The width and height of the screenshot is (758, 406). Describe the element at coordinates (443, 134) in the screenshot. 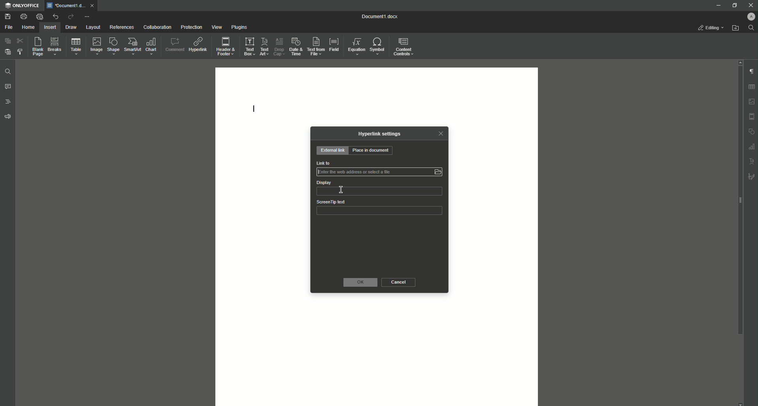

I see `Close` at that location.